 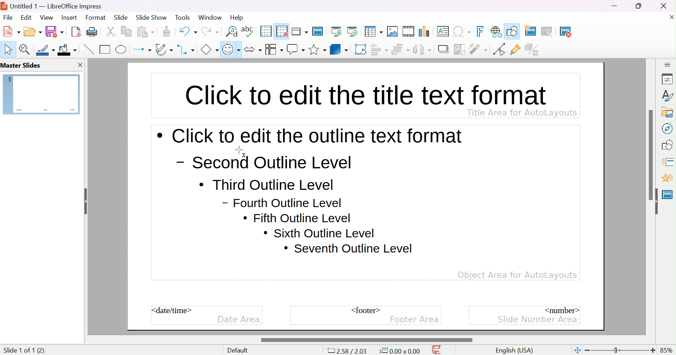 What do you see at coordinates (96, 17) in the screenshot?
I see `format` at bounding box center [96, 17].